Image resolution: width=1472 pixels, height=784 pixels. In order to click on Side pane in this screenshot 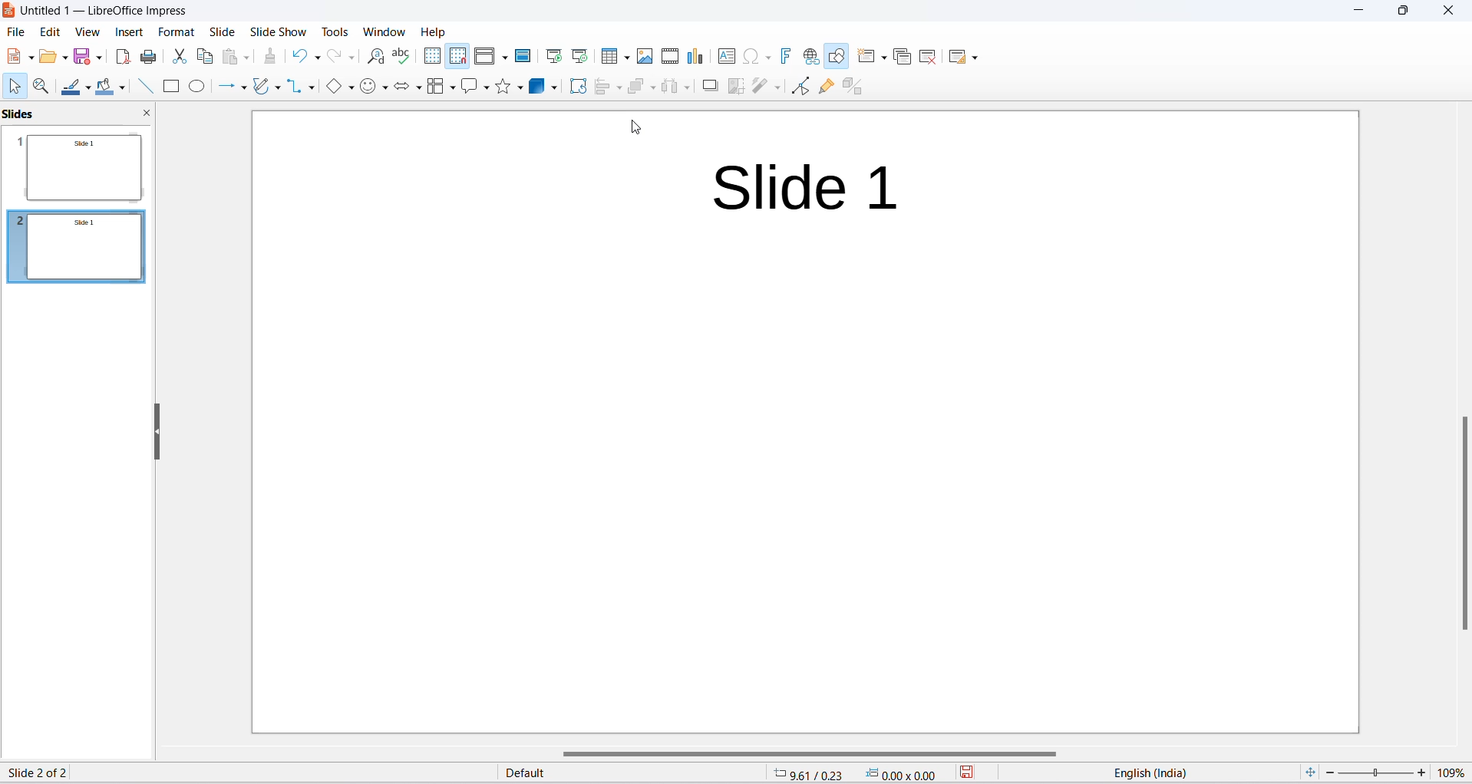, I will do `click(66, 114)`.